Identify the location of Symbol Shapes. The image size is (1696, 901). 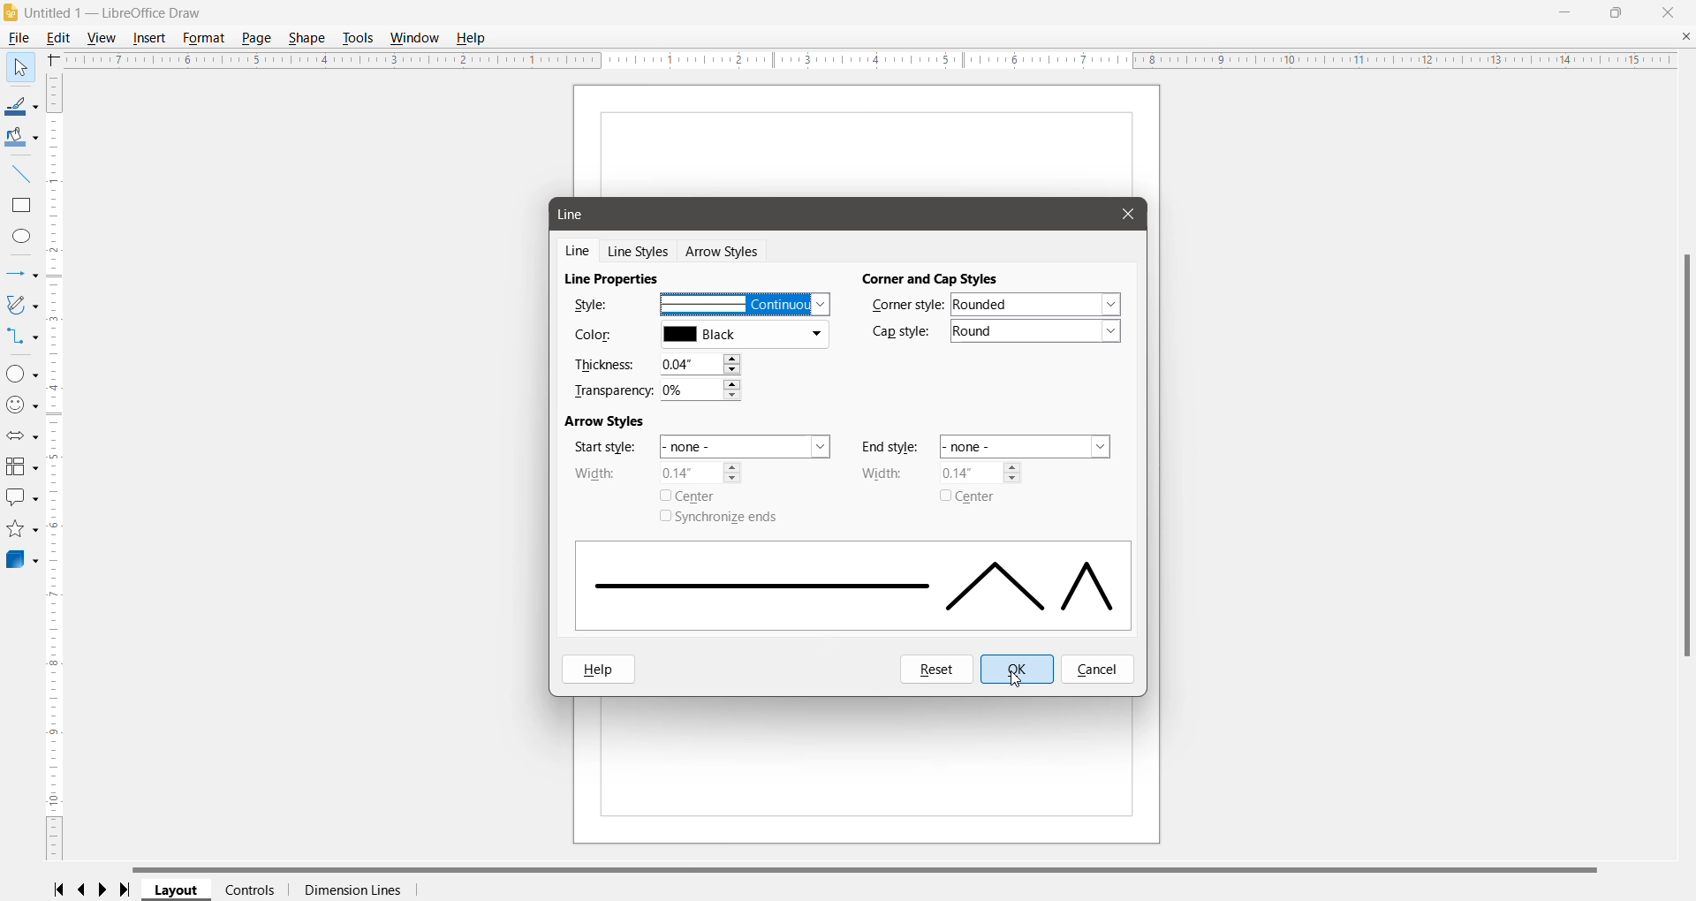
(22, 406).